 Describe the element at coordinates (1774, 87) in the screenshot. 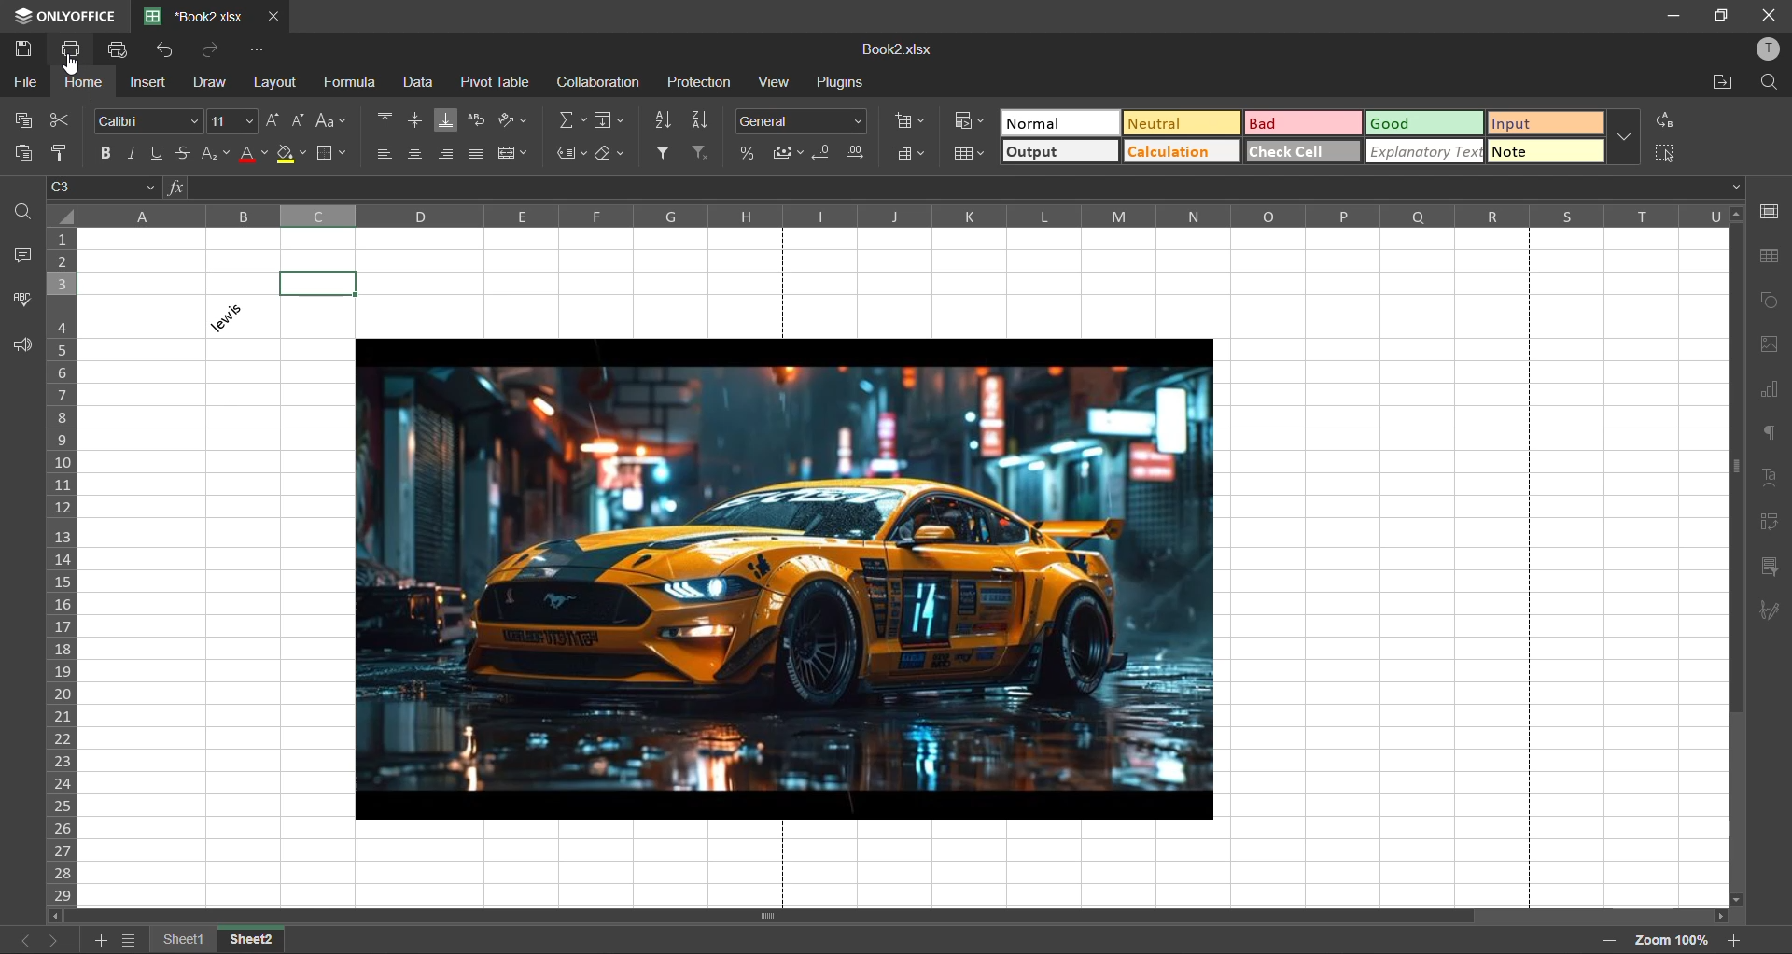

I see `find` at that location.